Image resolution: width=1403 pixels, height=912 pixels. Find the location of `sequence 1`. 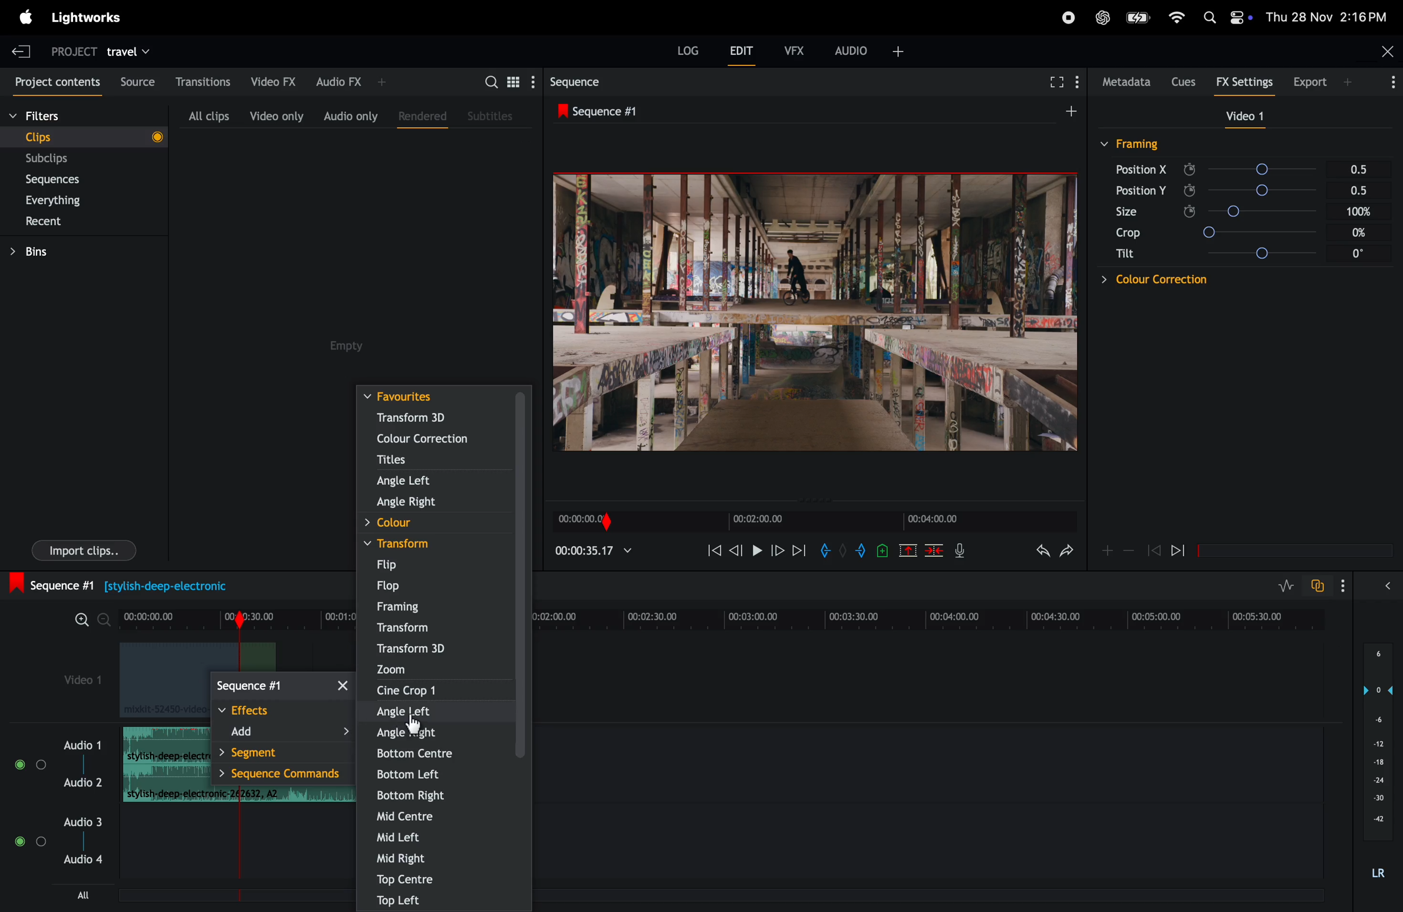

sequence 1 is located at coordinates (140, 586).